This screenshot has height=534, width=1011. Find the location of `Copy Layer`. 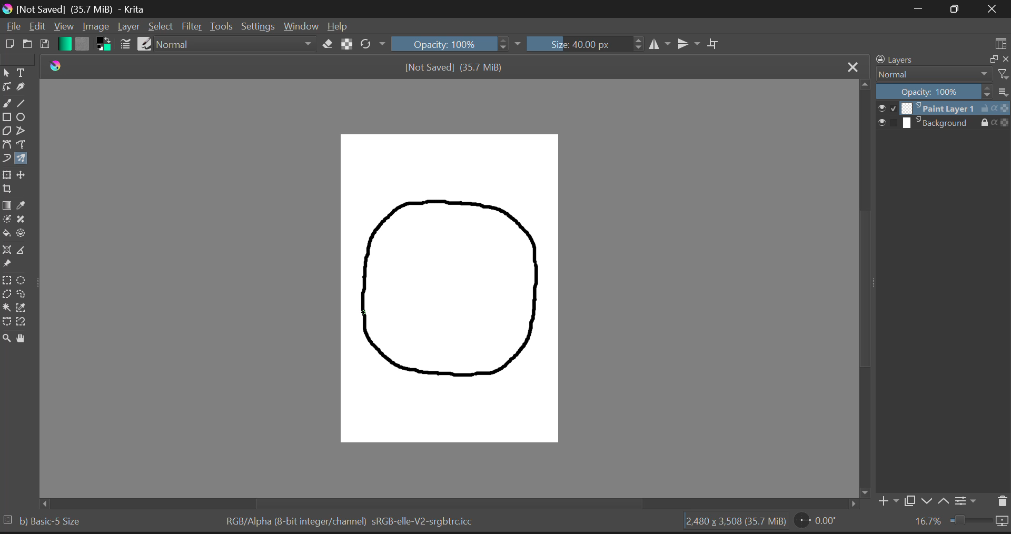

Copy Layer is located at coordinates (910, 501).